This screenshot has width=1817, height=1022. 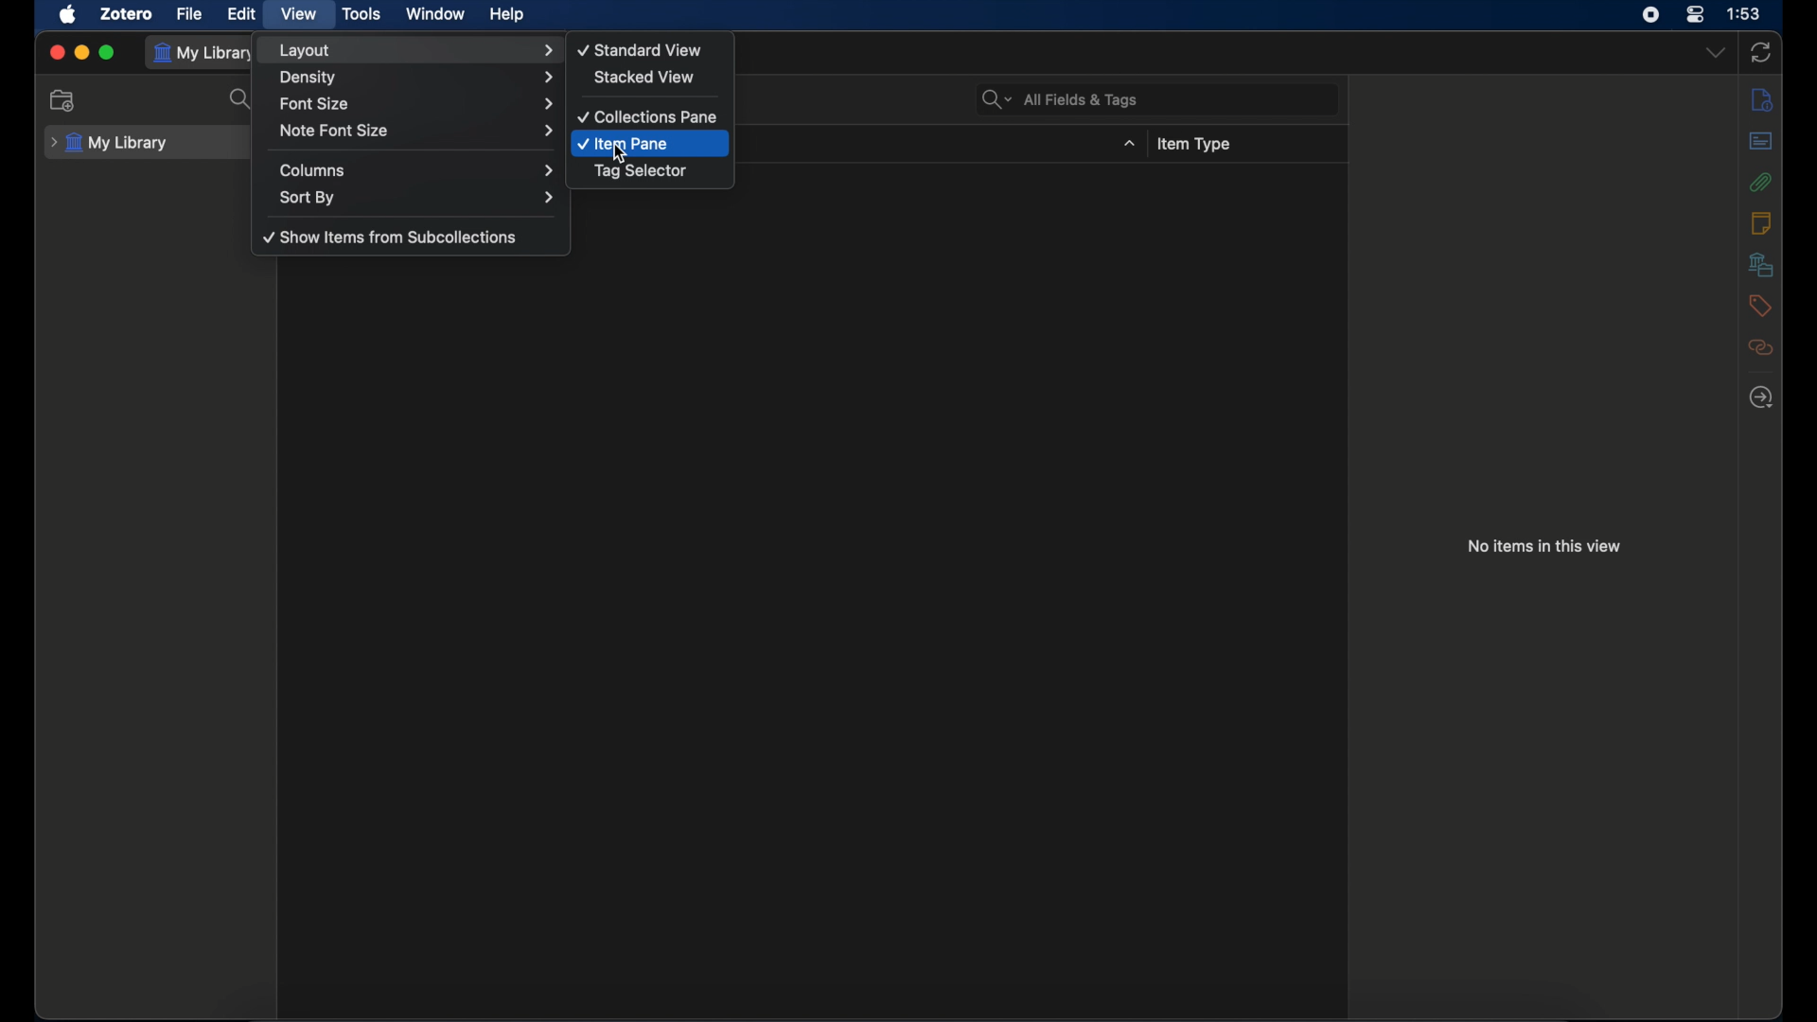 What do you see at coordinates (81, 53) in the screenshot?
I see `minimize` at bounding box center [81, 53].